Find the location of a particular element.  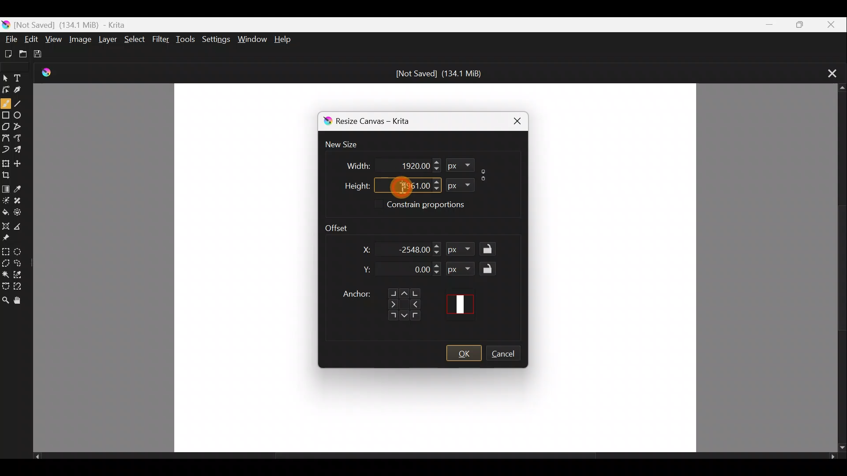

Window is located at coordinates (252, 38).